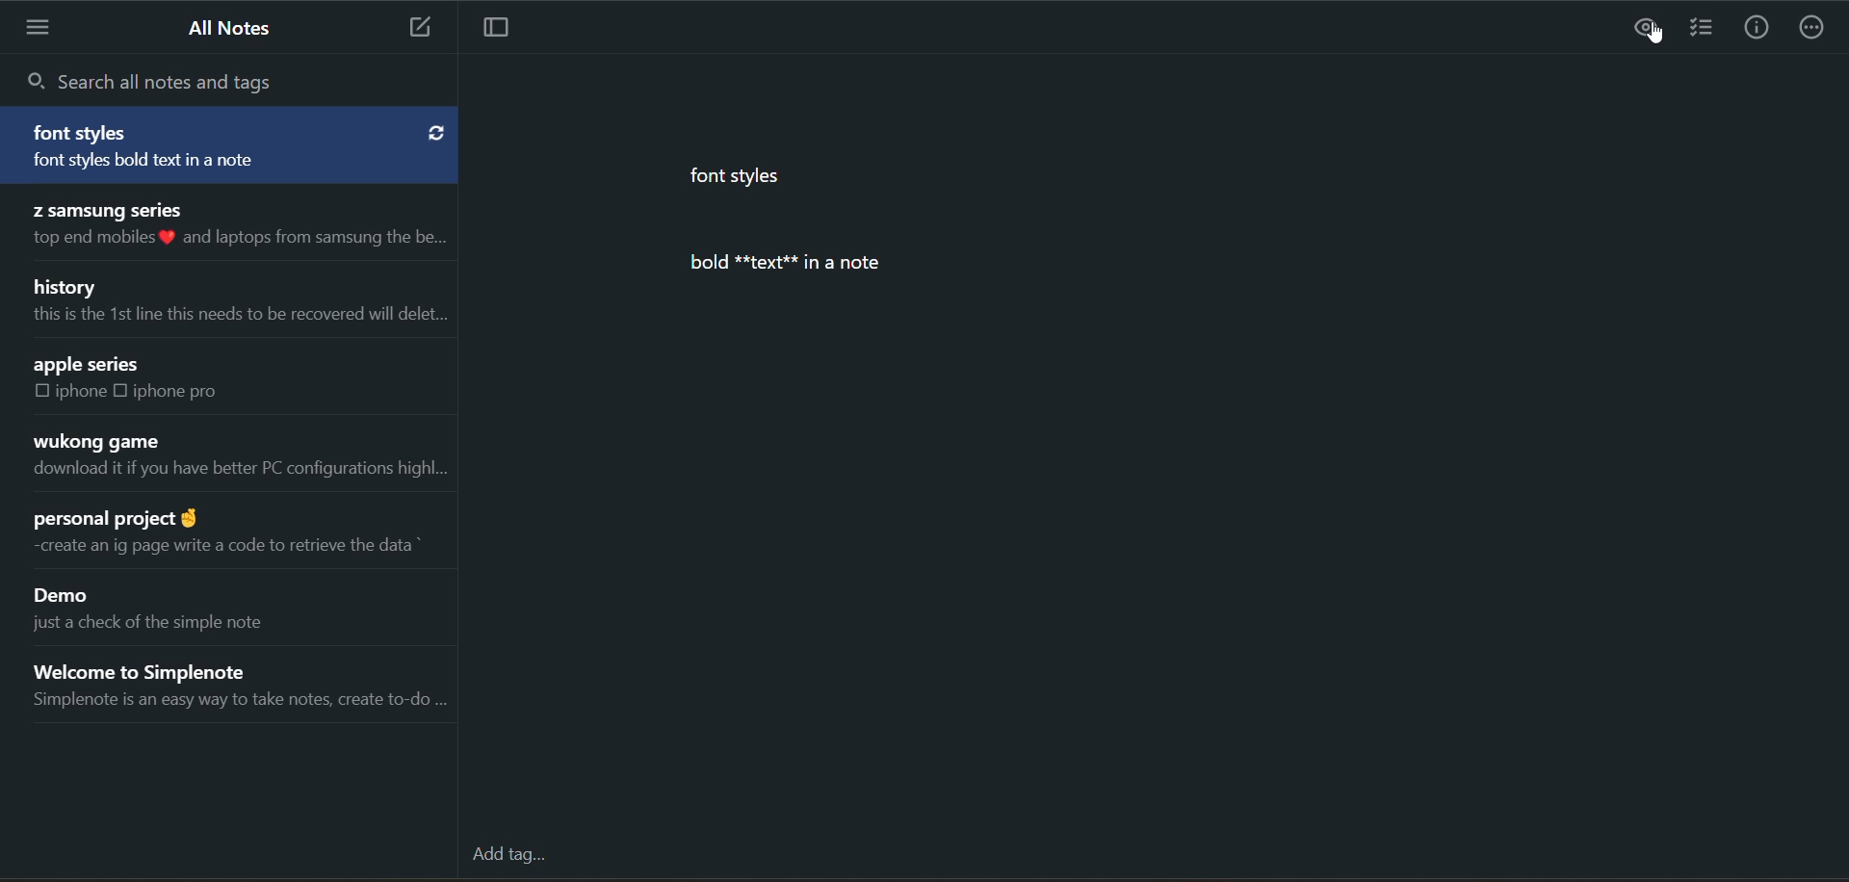 Image resolution: width=1849 pixels, height=882 pixels. I want to click on font styles, so click(85, 133).